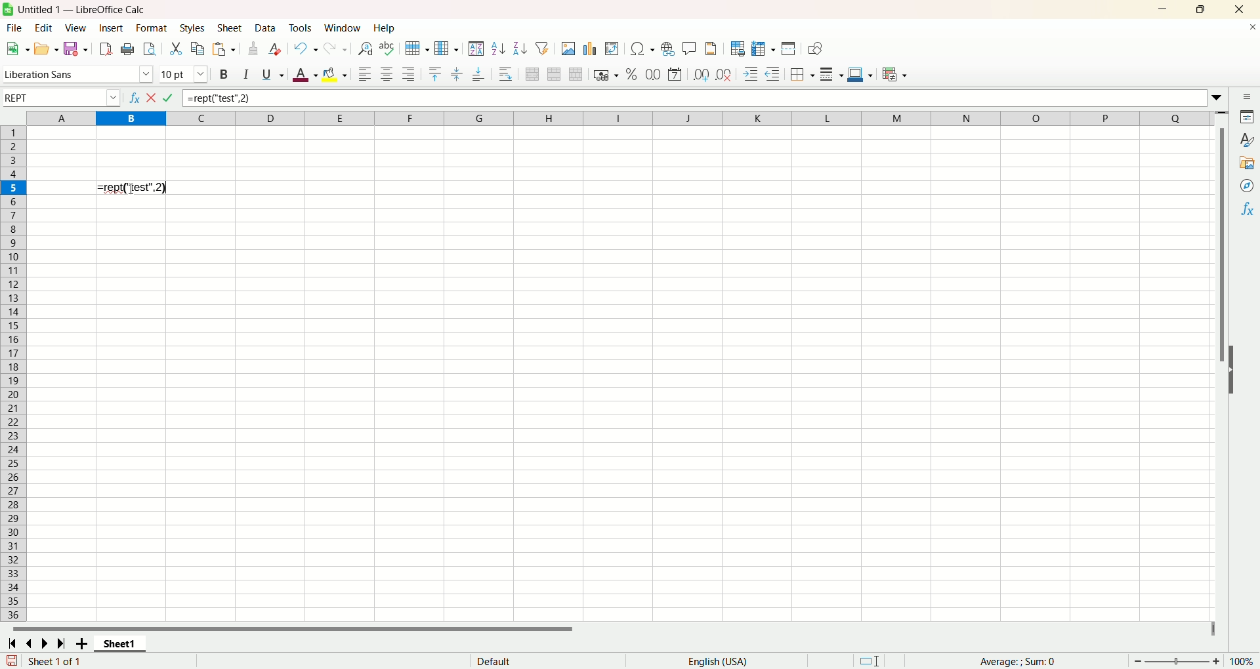 This screenshot has height=669, width=1260. I want to click on print preview, so click(150, 48).